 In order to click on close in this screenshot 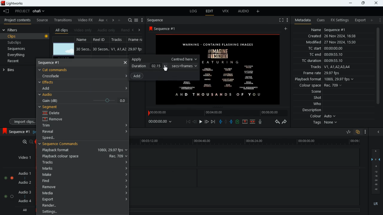, I will do `click(377, 3)`.